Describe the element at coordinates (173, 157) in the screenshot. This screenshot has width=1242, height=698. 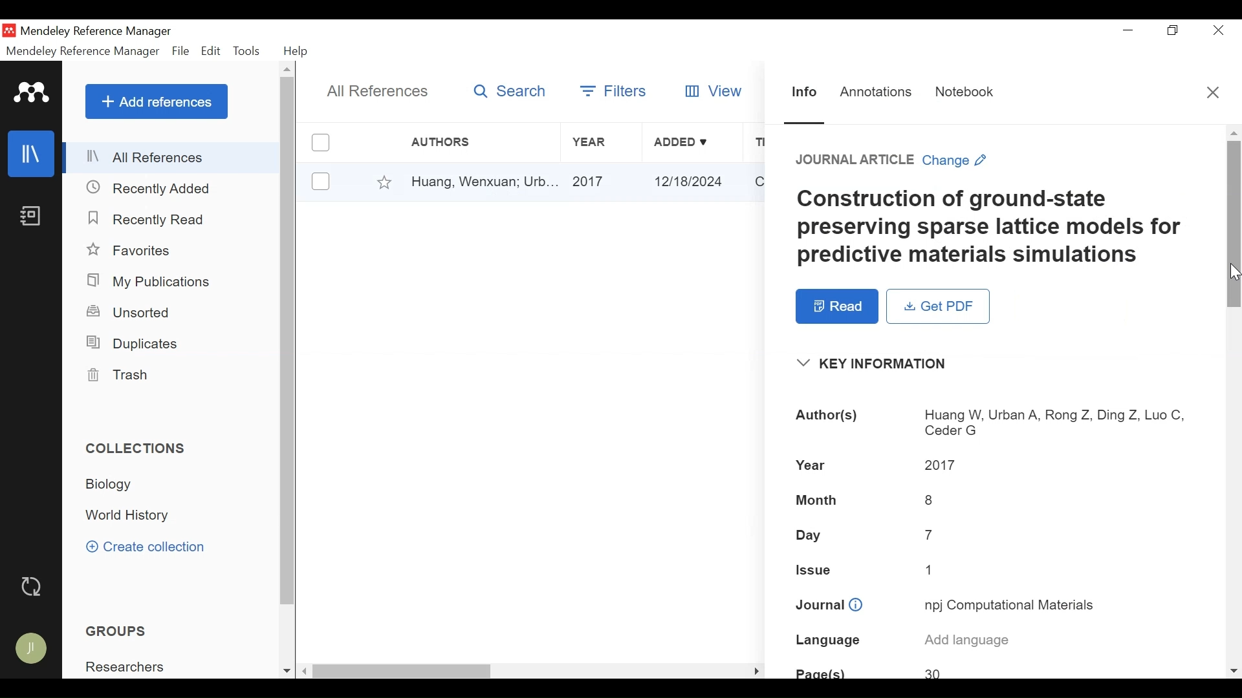
I see `All References` at that location.